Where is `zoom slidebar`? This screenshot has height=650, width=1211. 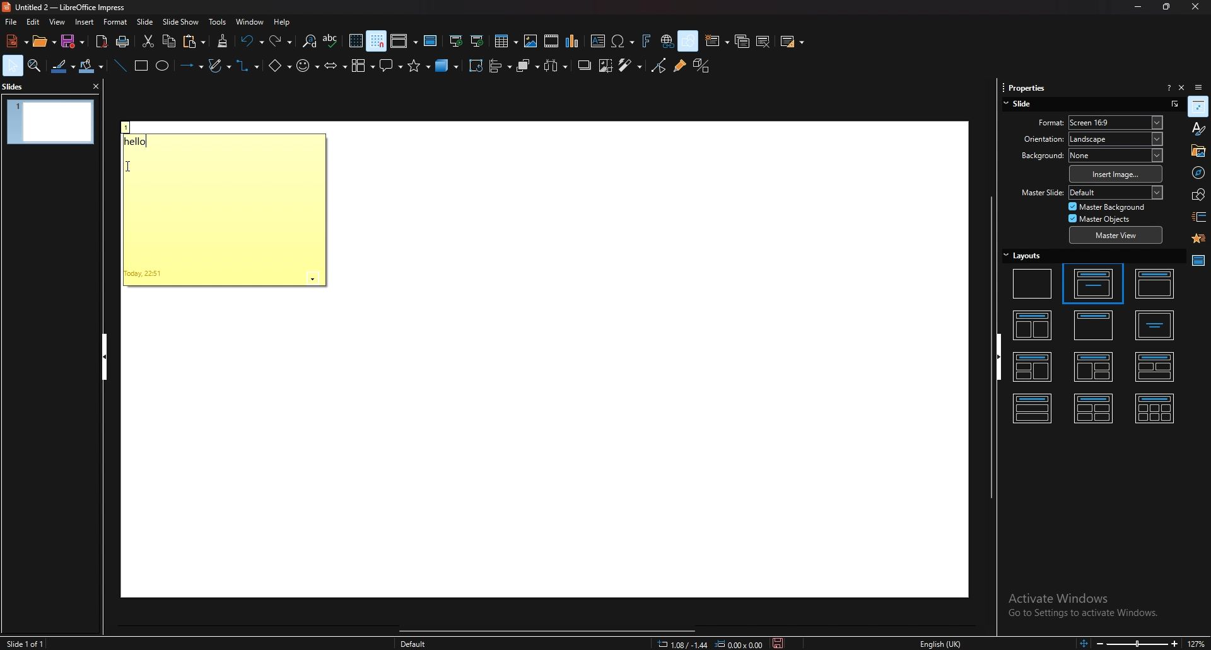
zoom slidebar is located at coordinates (1136, 644).